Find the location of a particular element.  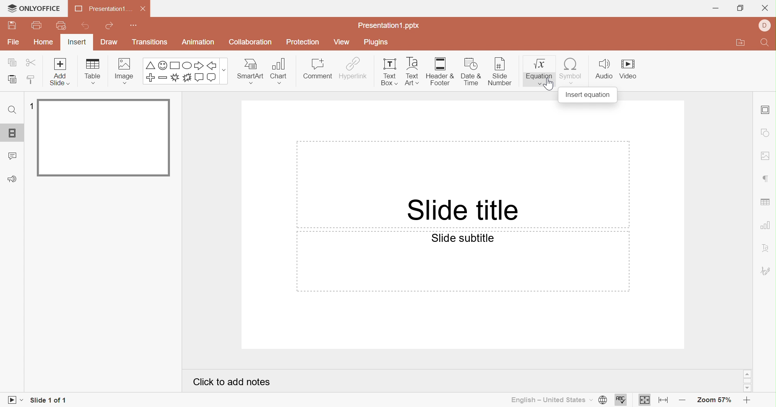

Zoom out is located at coordinates (682, 399).